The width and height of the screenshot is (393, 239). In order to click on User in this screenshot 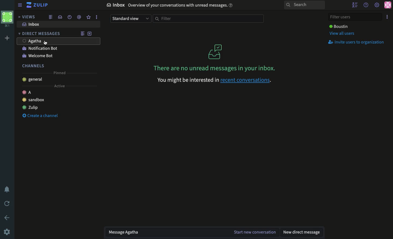, I will do `click(339, 26)`.